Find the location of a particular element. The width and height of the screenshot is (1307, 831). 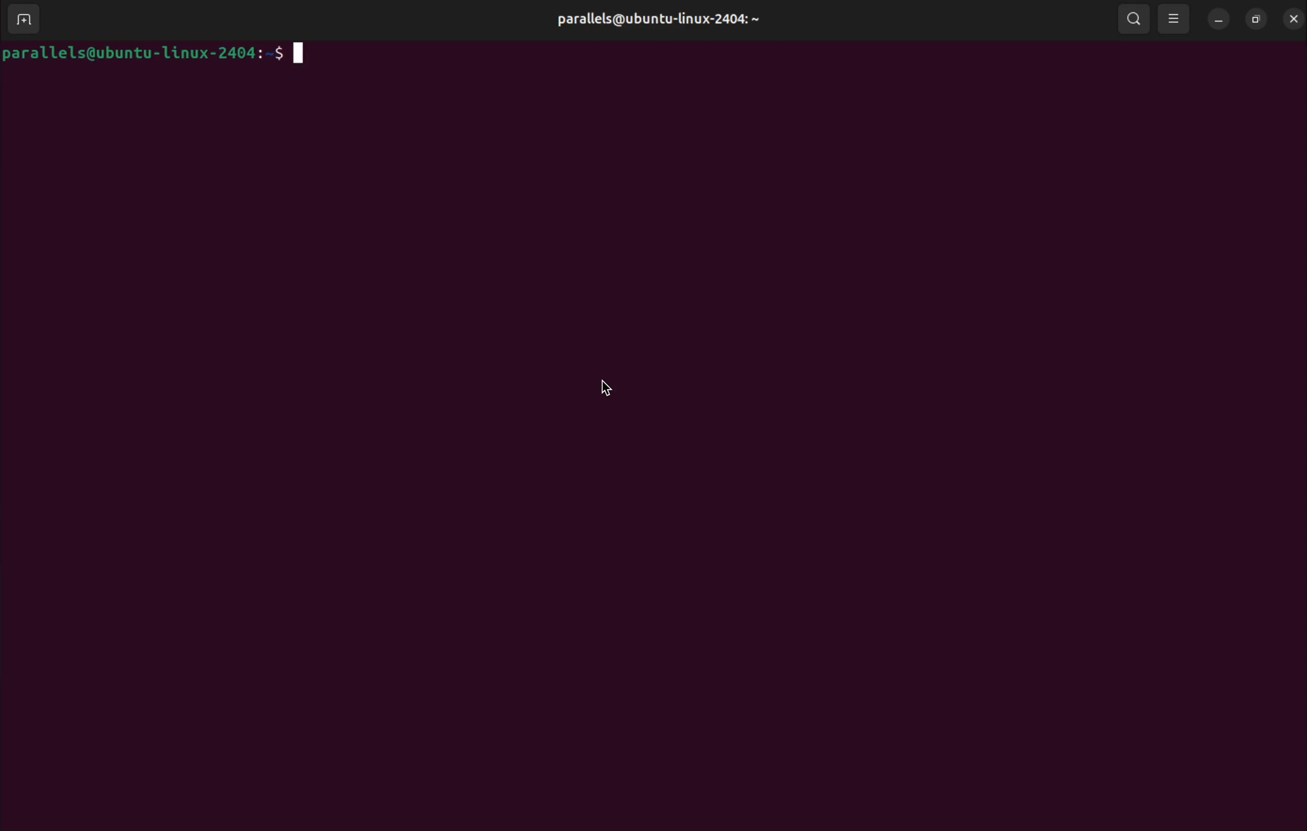

cursor is located at coordinates (607, 386).